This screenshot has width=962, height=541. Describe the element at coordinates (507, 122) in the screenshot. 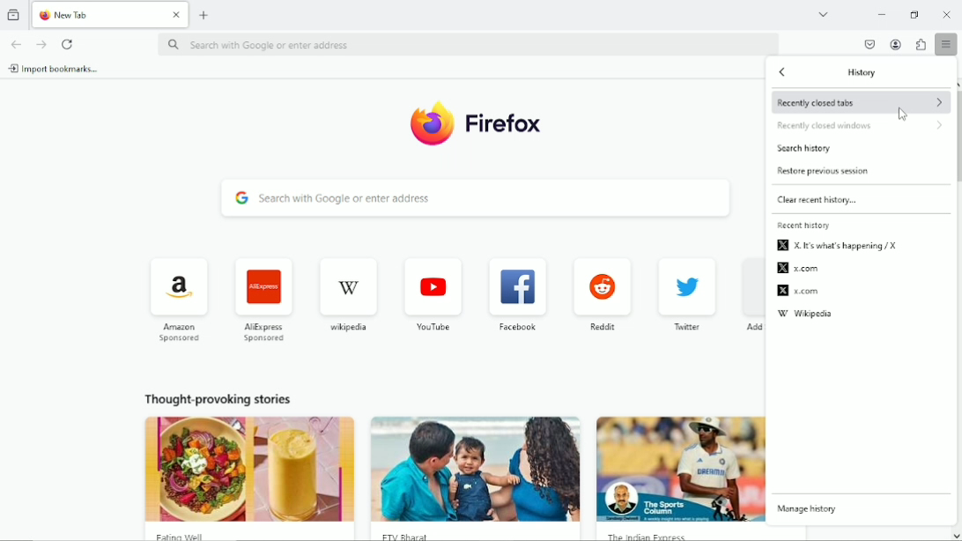

I see `Firefox` at that location.